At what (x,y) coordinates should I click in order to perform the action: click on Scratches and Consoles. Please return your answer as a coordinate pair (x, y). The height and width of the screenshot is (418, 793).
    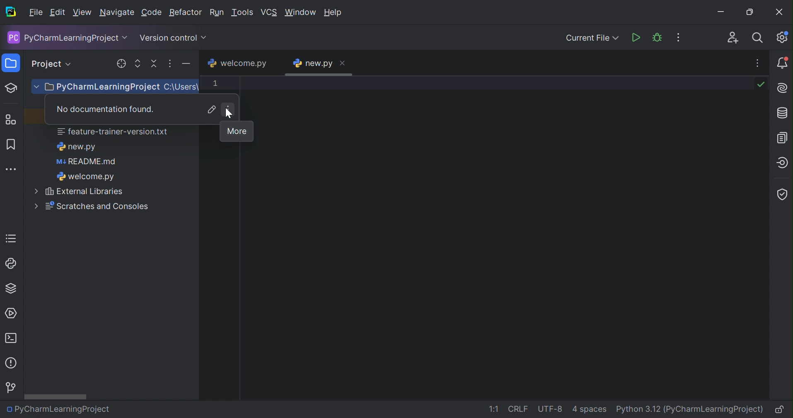
    Looking at the image, I should click on (88, 206).